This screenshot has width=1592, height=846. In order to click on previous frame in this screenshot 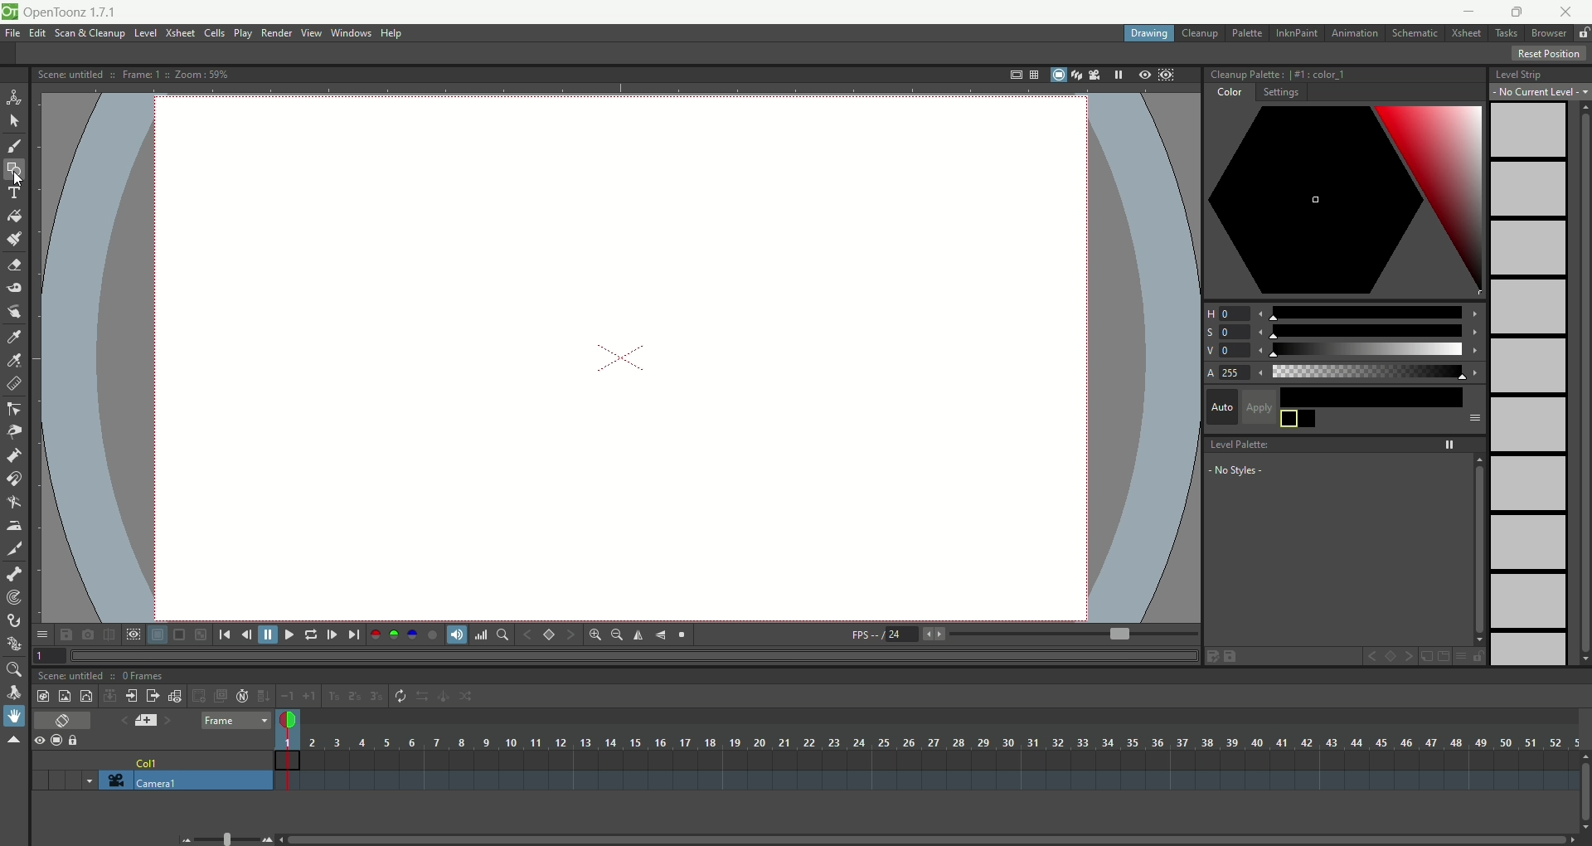, I will do `click(245, 634)`.